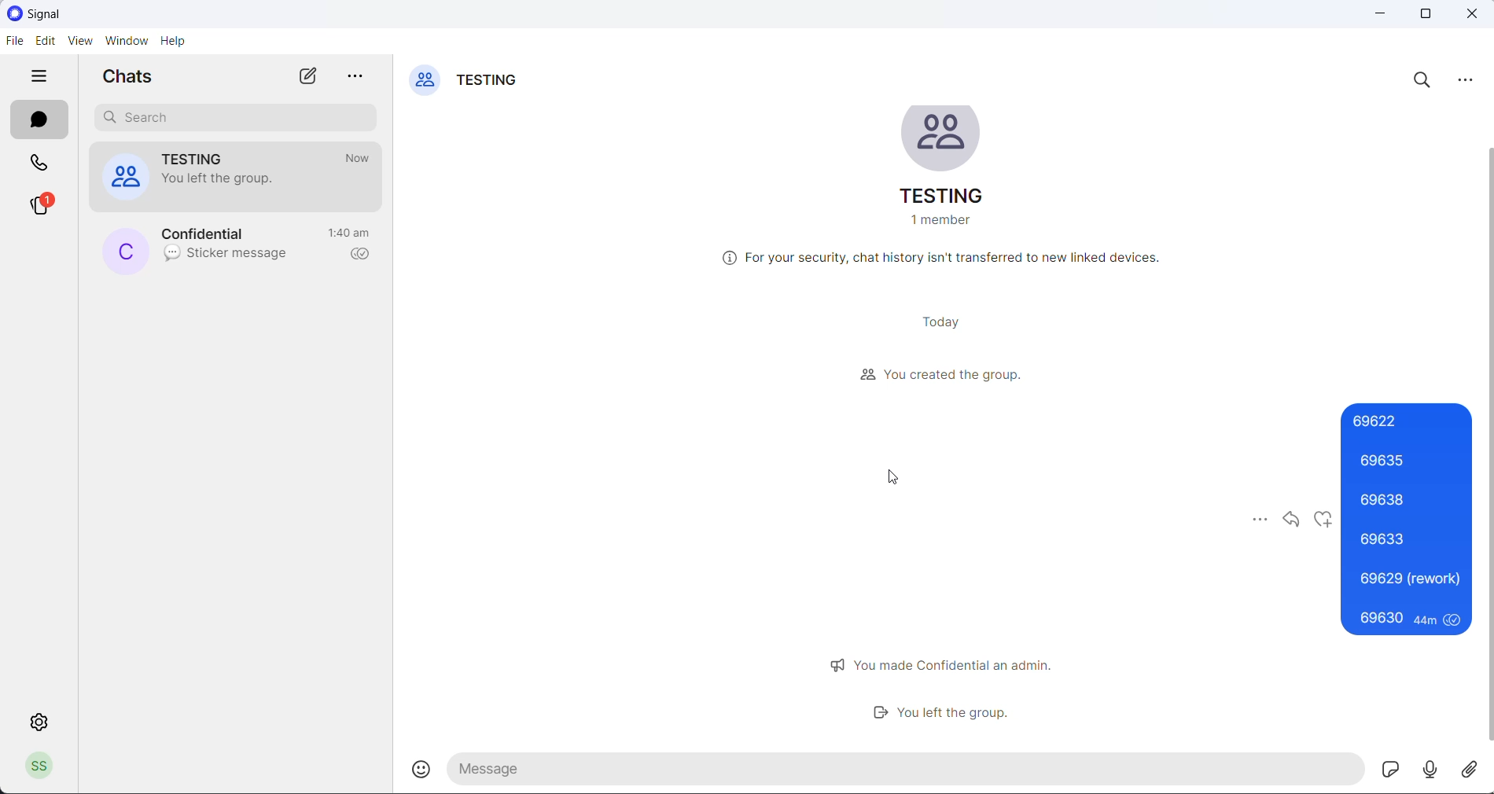 This screenshot has height=794, width=1494. What do you see at coordinates (1433, 768) in the screenshot?
I see `voice mail` at bounding box center [1433, 768].